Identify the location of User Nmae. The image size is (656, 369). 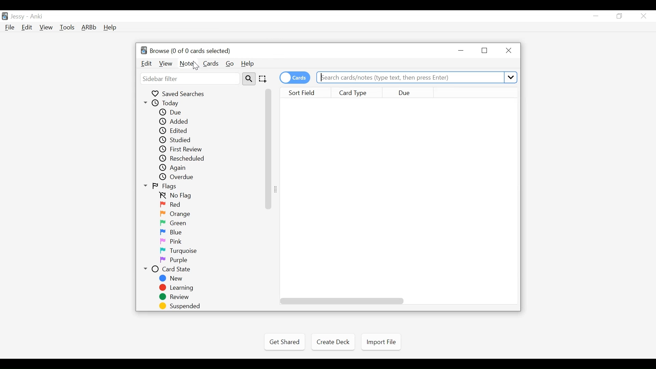
(19, 17).